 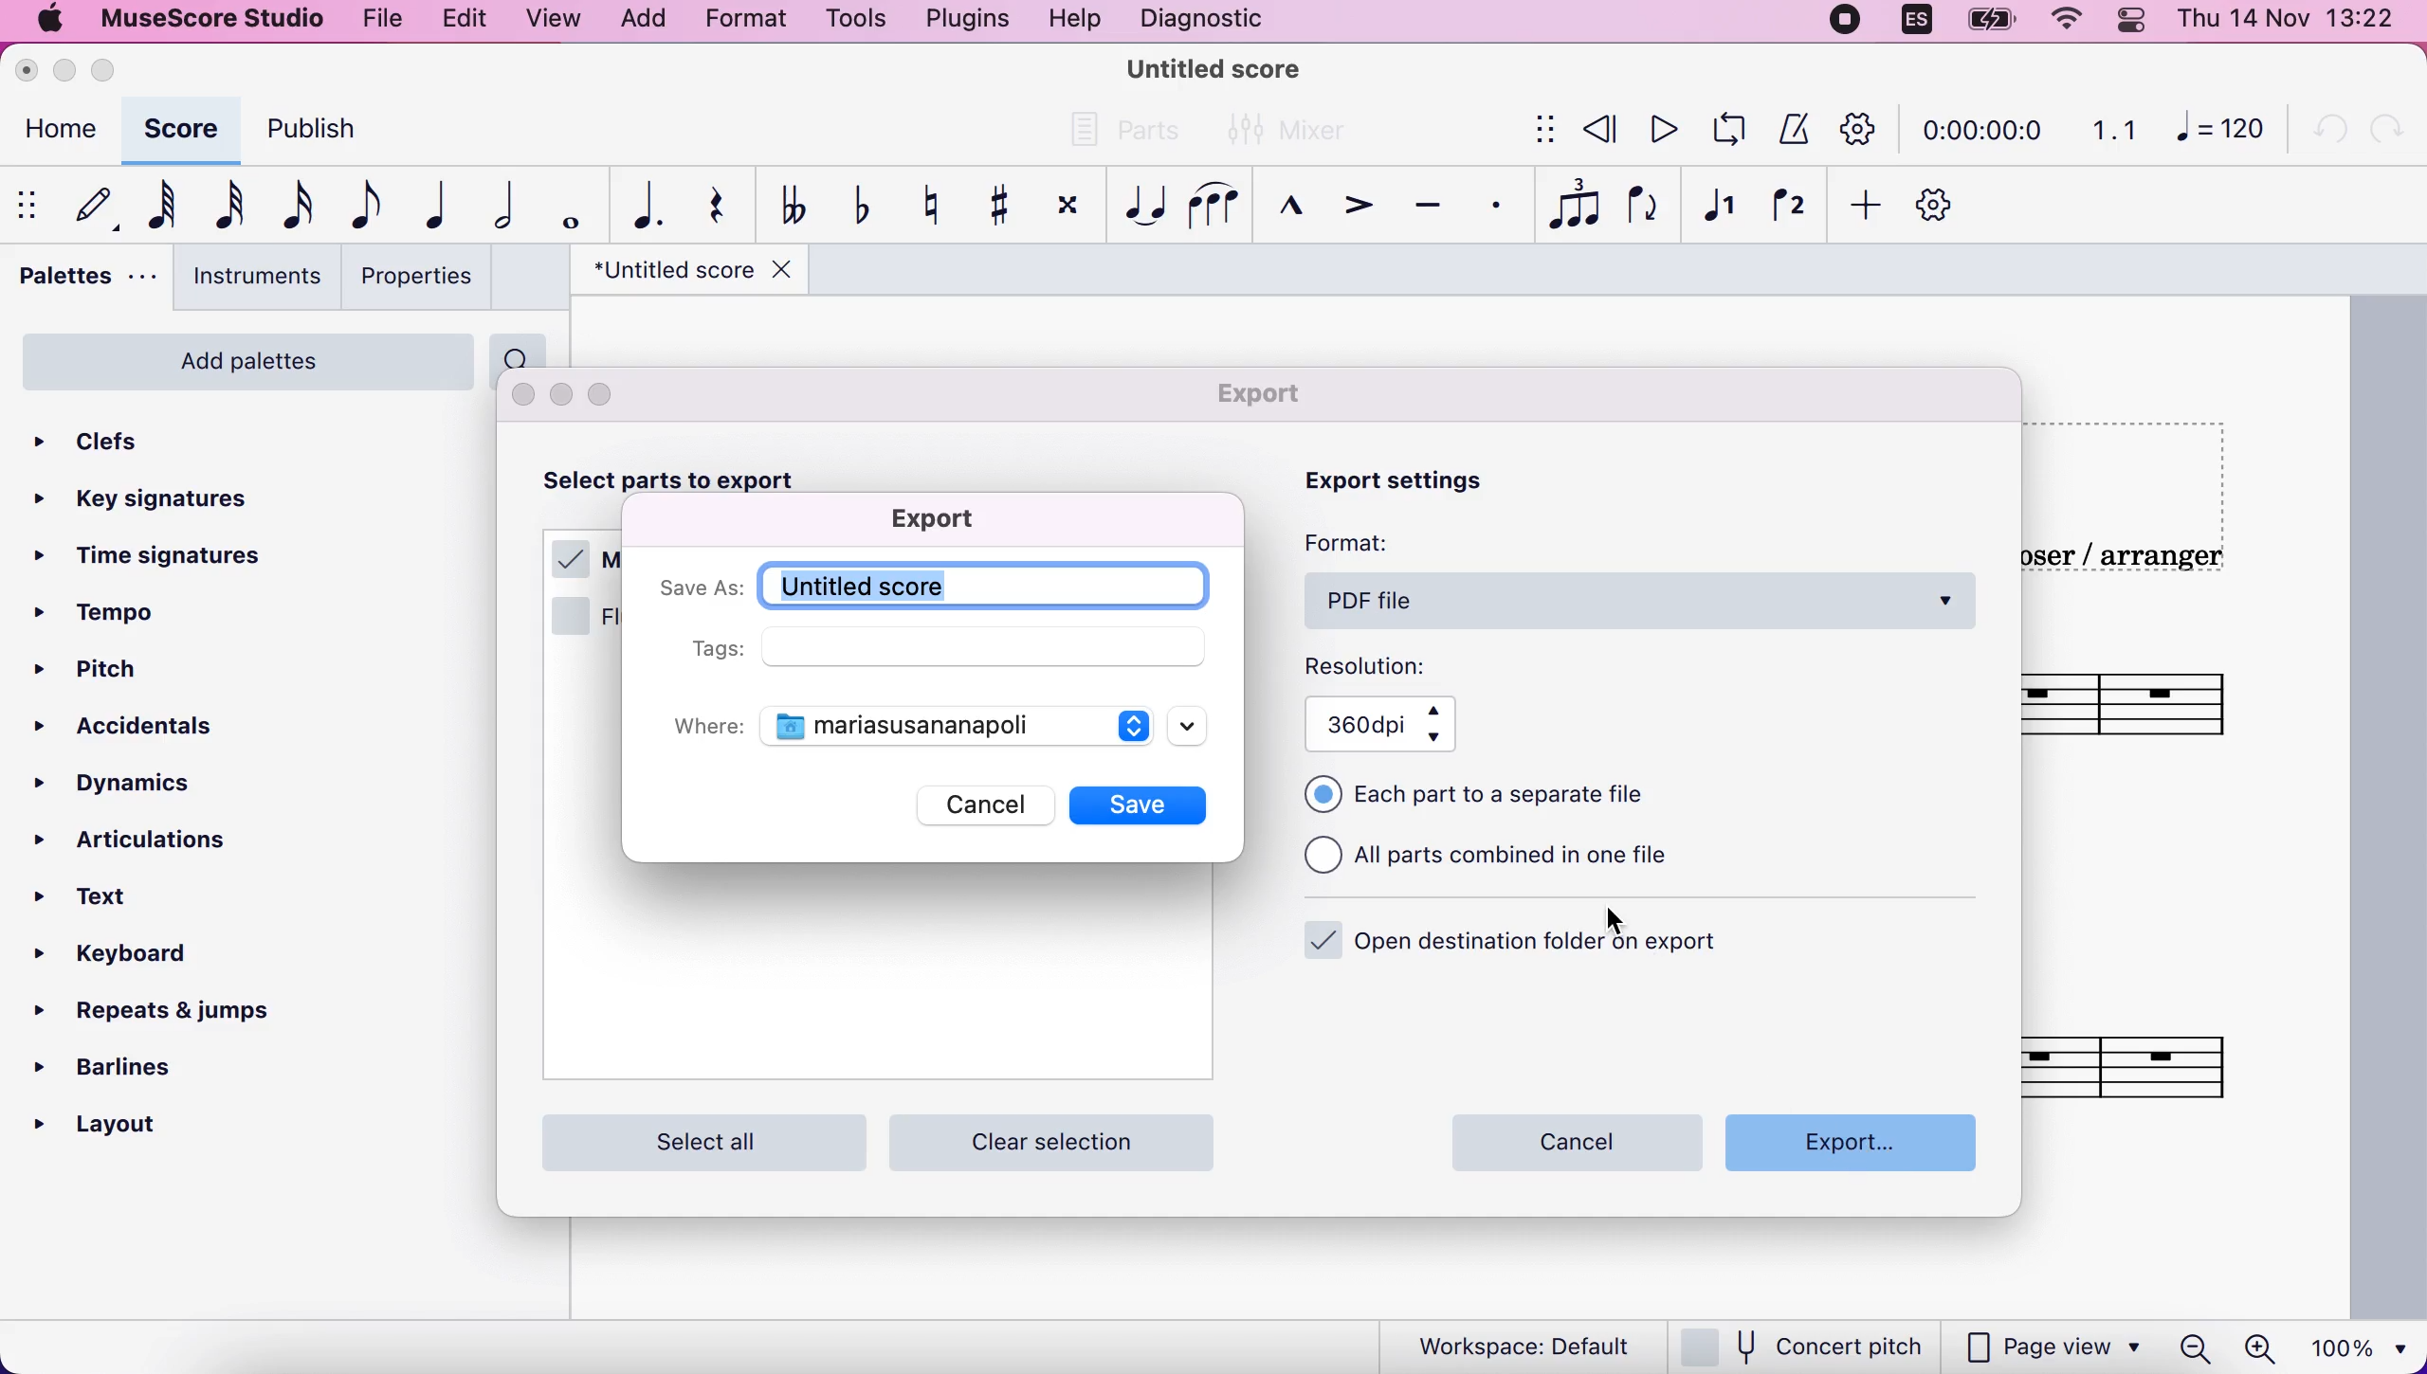 I want to click on export, so click(x=1846, y=1148).